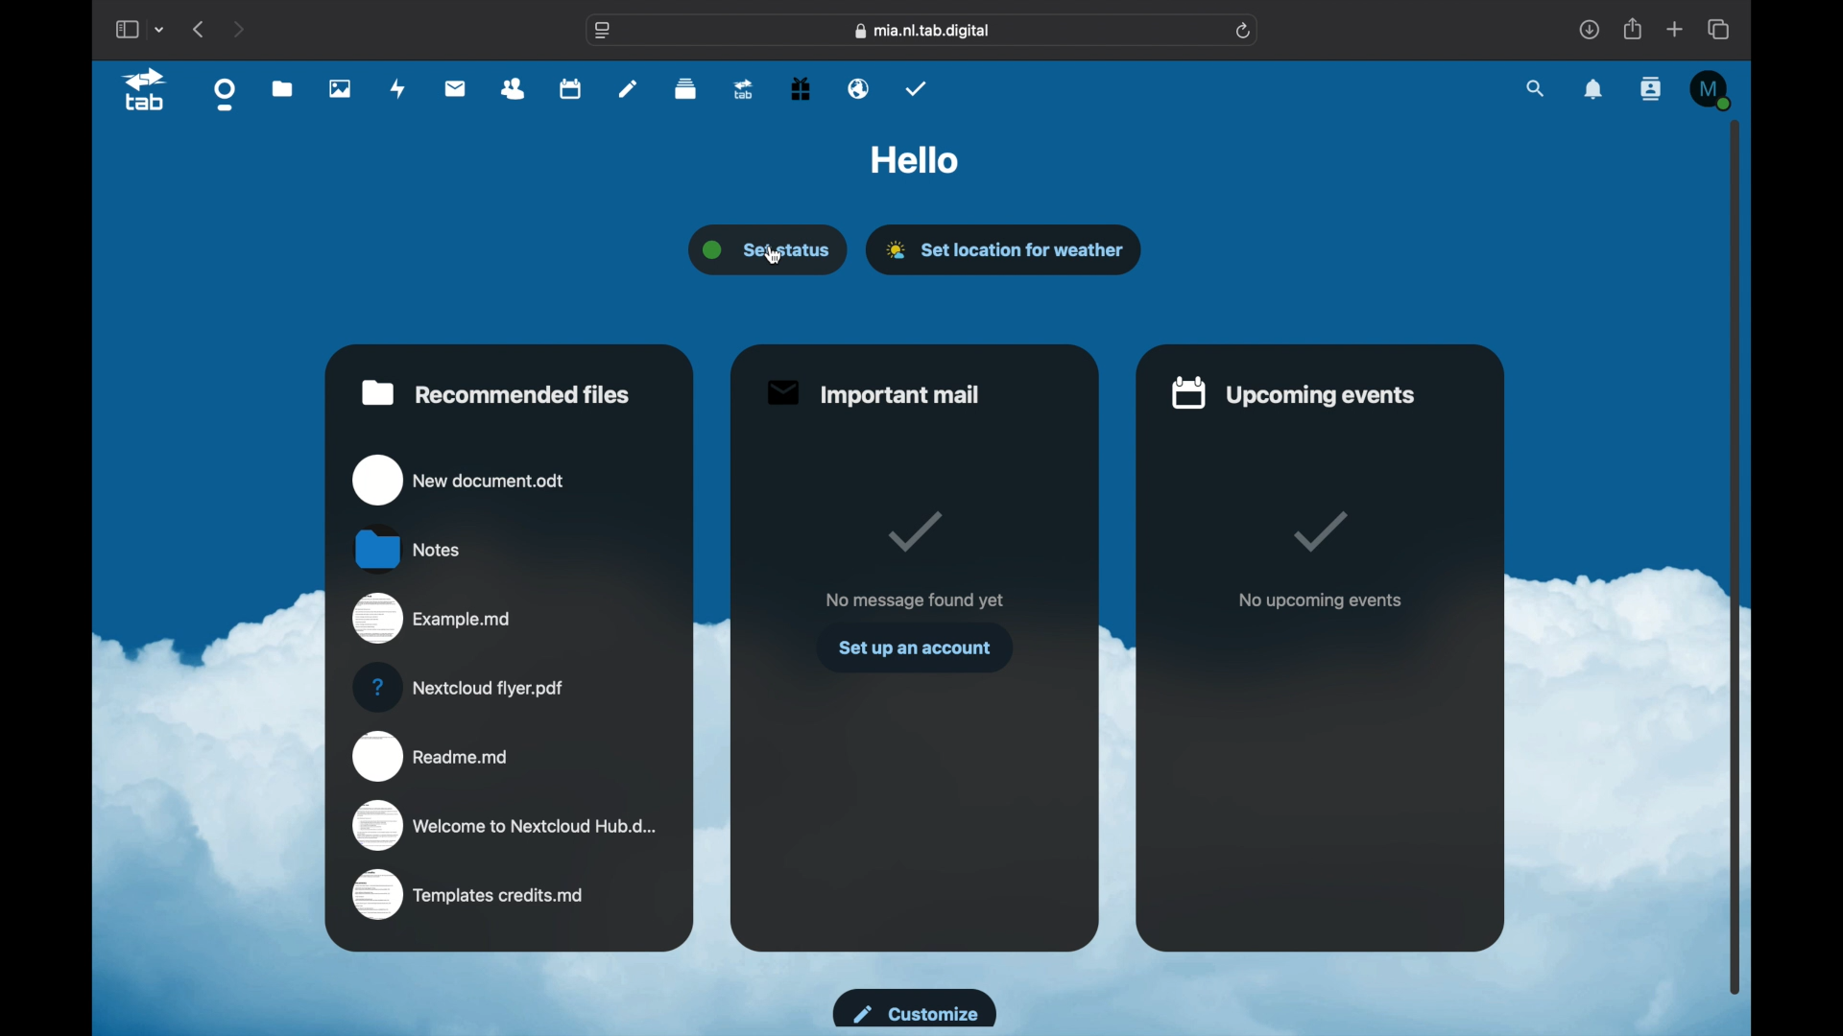  Describe the element at coordinates (468, 896) in the screenshot. I see `templates` at that location.